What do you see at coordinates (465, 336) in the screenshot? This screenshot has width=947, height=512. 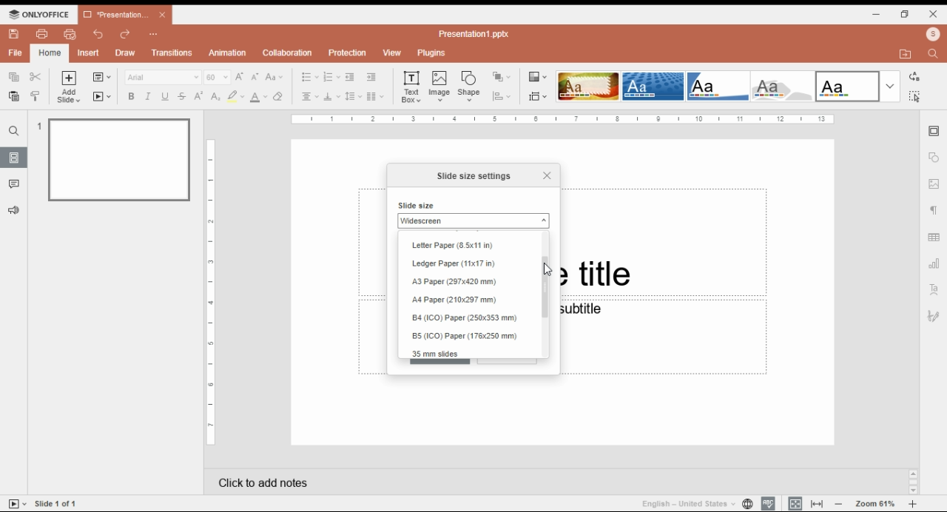 I see `B5 (ICO) Paper (176x250 mm)` at bounding box center [465, 336].